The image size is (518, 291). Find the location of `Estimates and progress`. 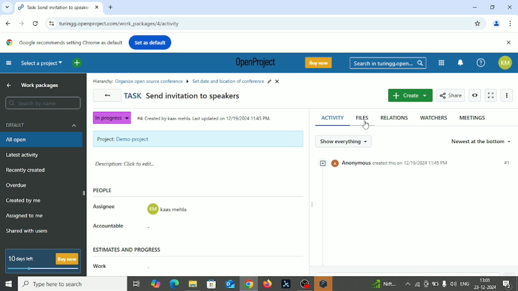

Estimates and progress is located at coordinates (129, 249).